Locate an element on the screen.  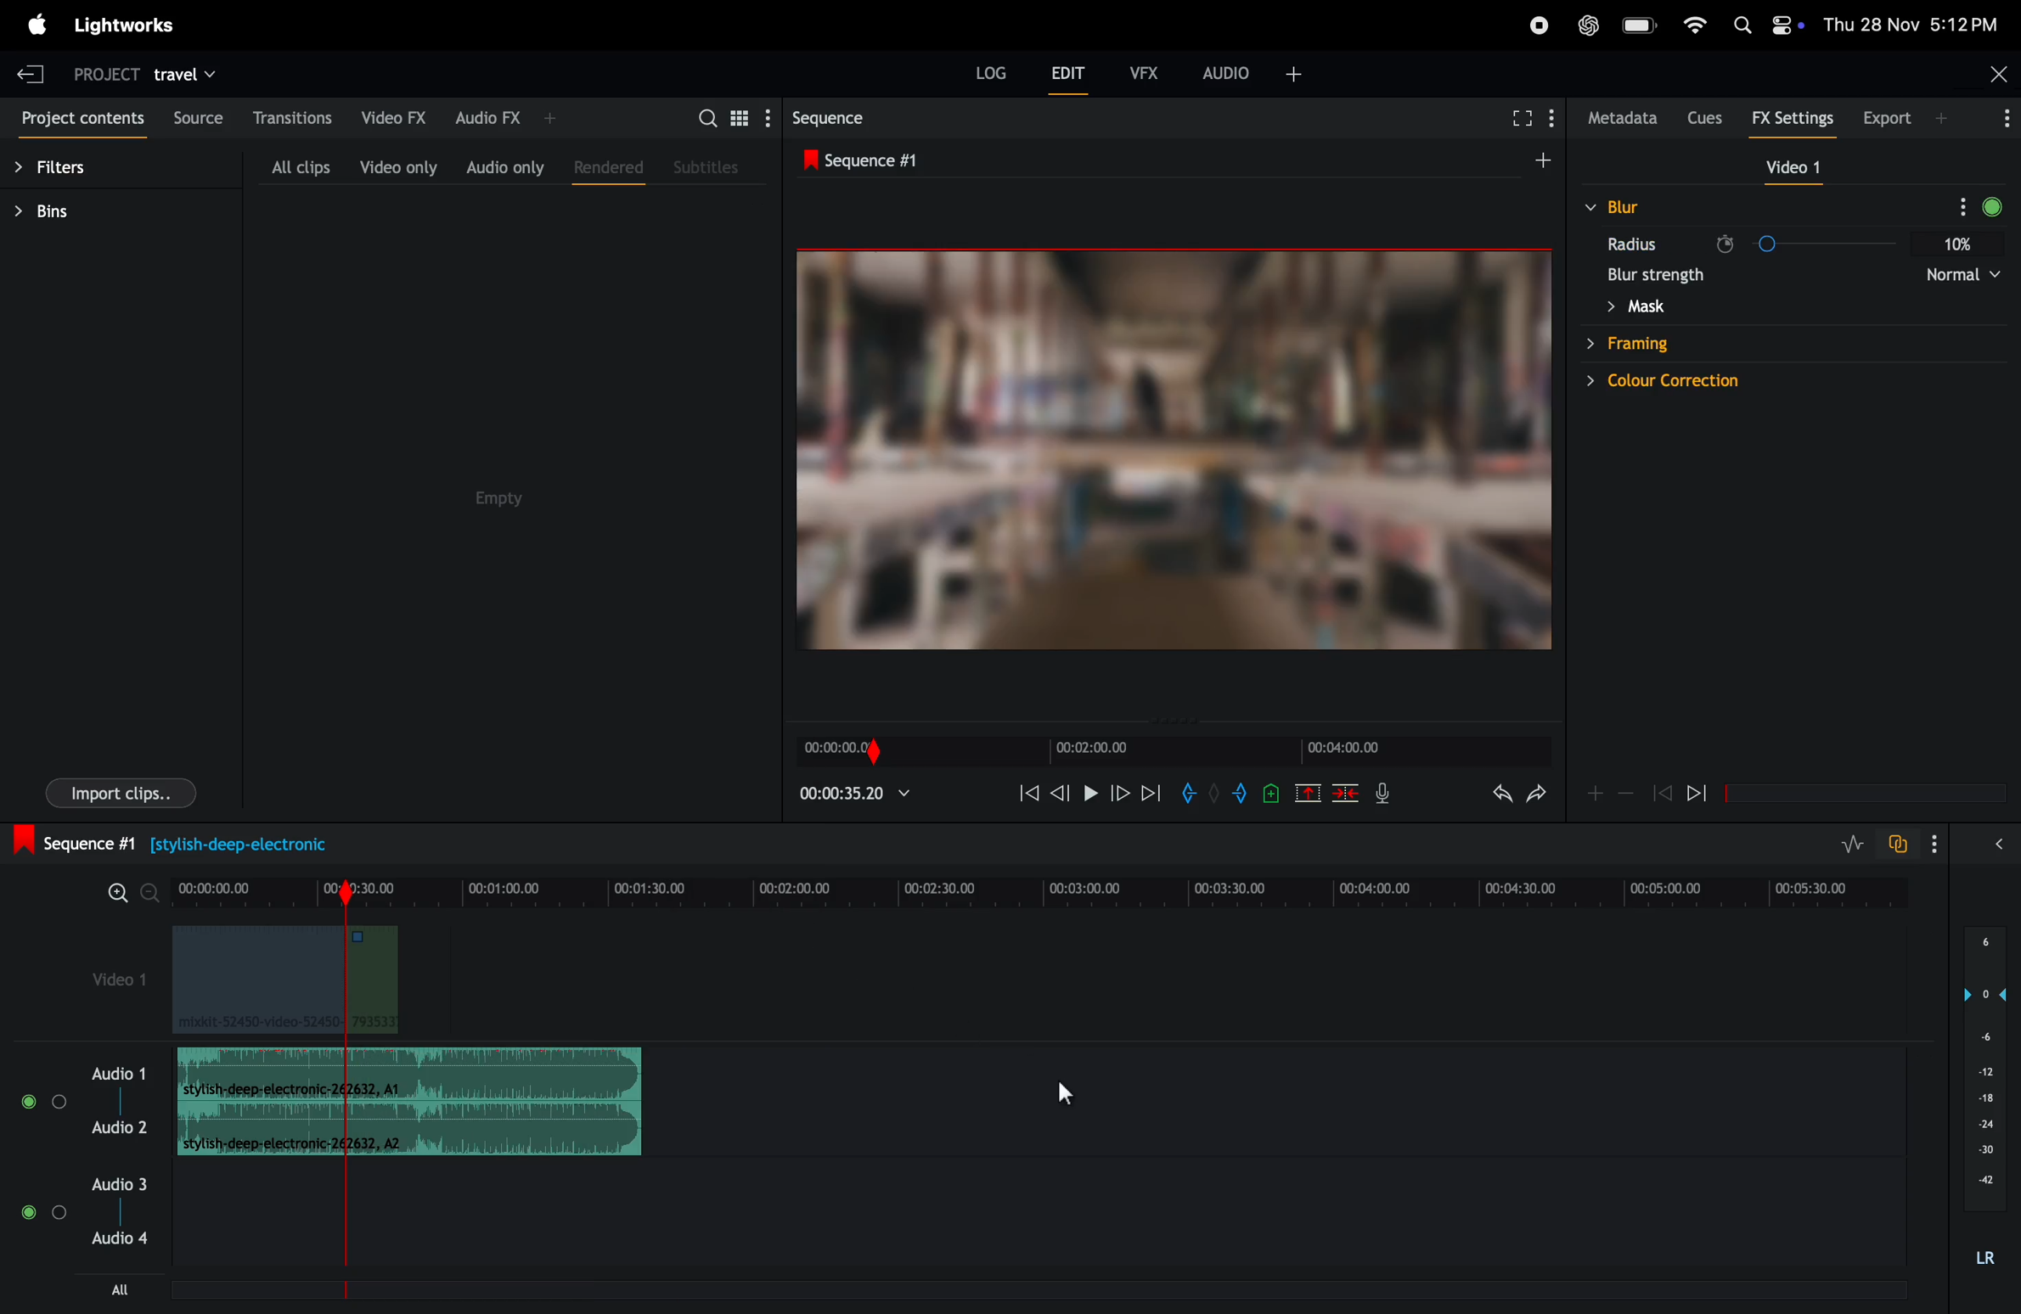
edit is located at coordinates (1072, 77).